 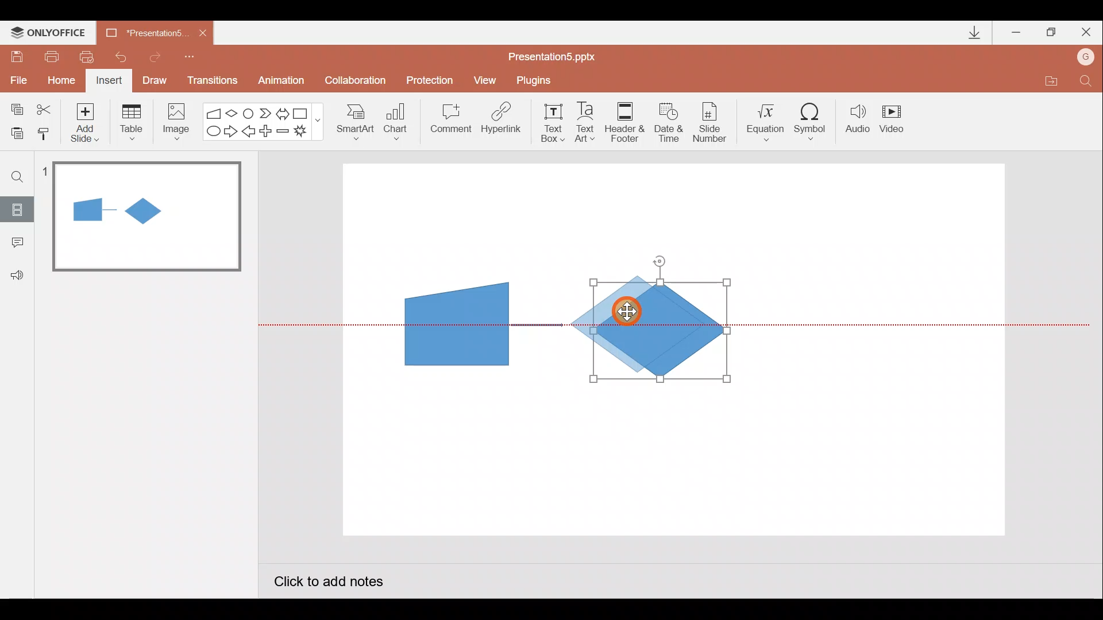 What do you see at coordinates (14, 243) in the screenshot?
I see `Comments` at bounding box center [14, 243].